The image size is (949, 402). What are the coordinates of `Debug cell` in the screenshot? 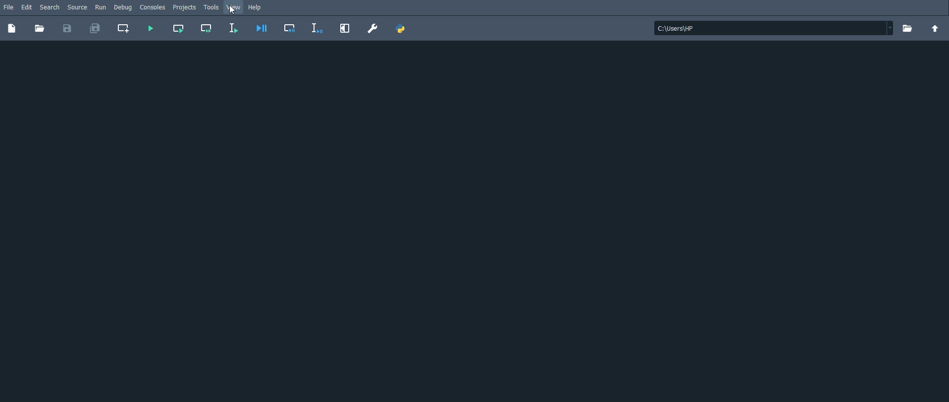 It's located at (291, 28).